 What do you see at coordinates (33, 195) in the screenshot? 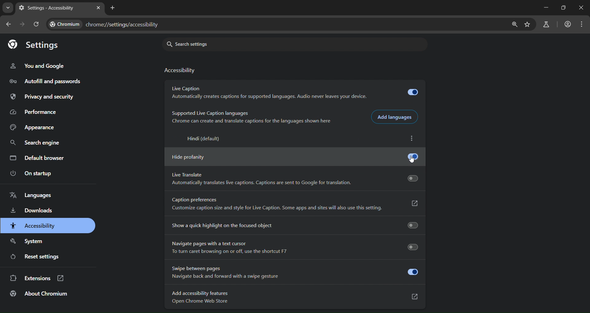
I see `languages` at bounding box center [33, 195].